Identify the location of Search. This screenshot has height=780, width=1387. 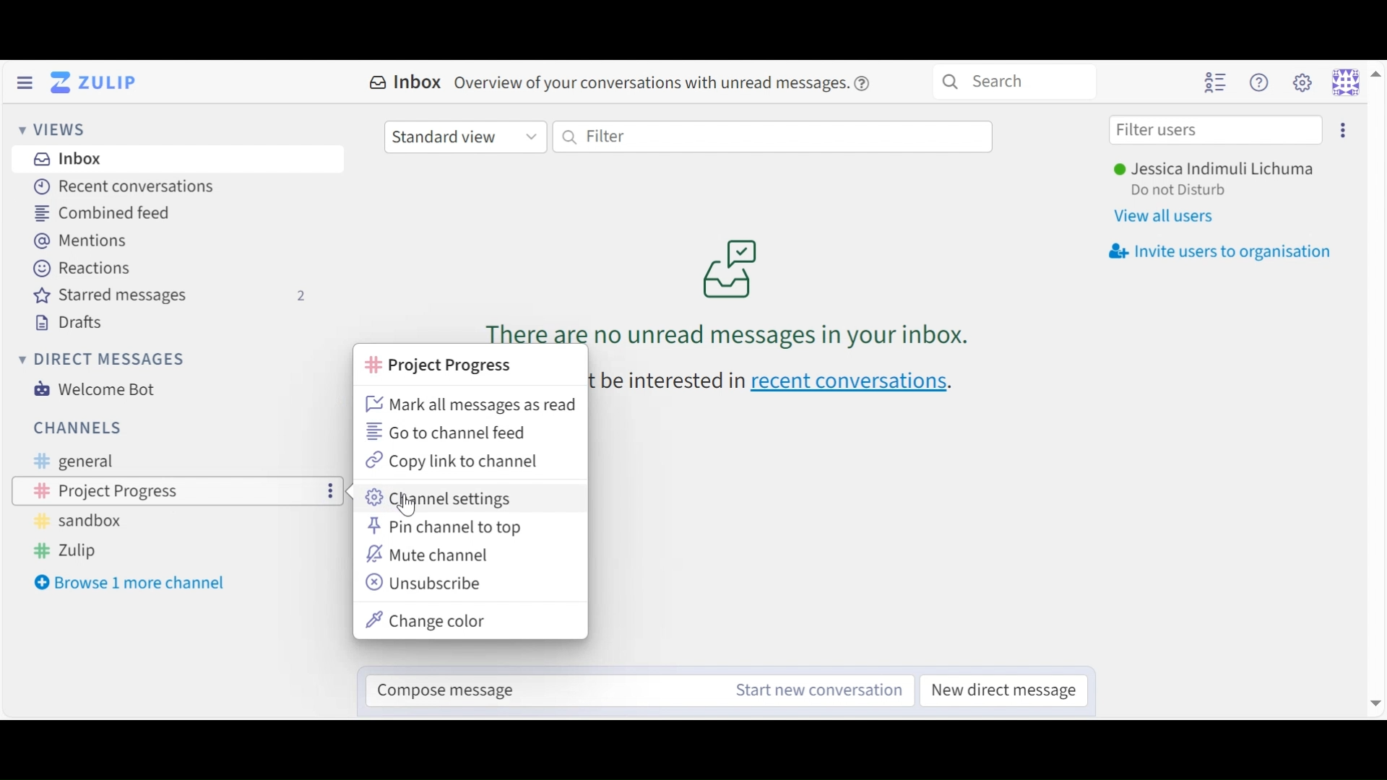
(1024, 78).